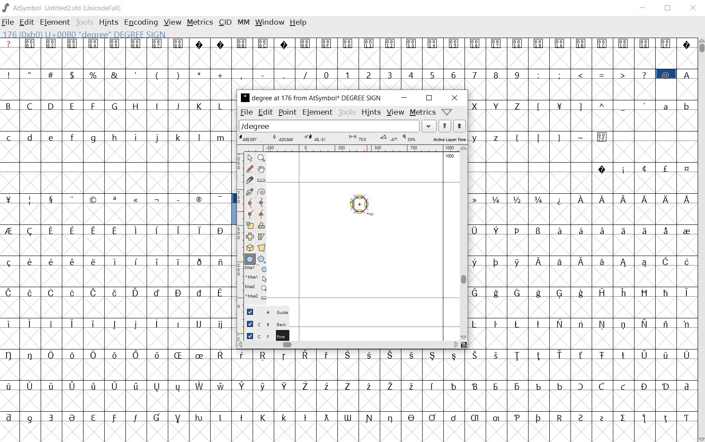  I want to click on rectangle or ellipse, so click(250, 259).